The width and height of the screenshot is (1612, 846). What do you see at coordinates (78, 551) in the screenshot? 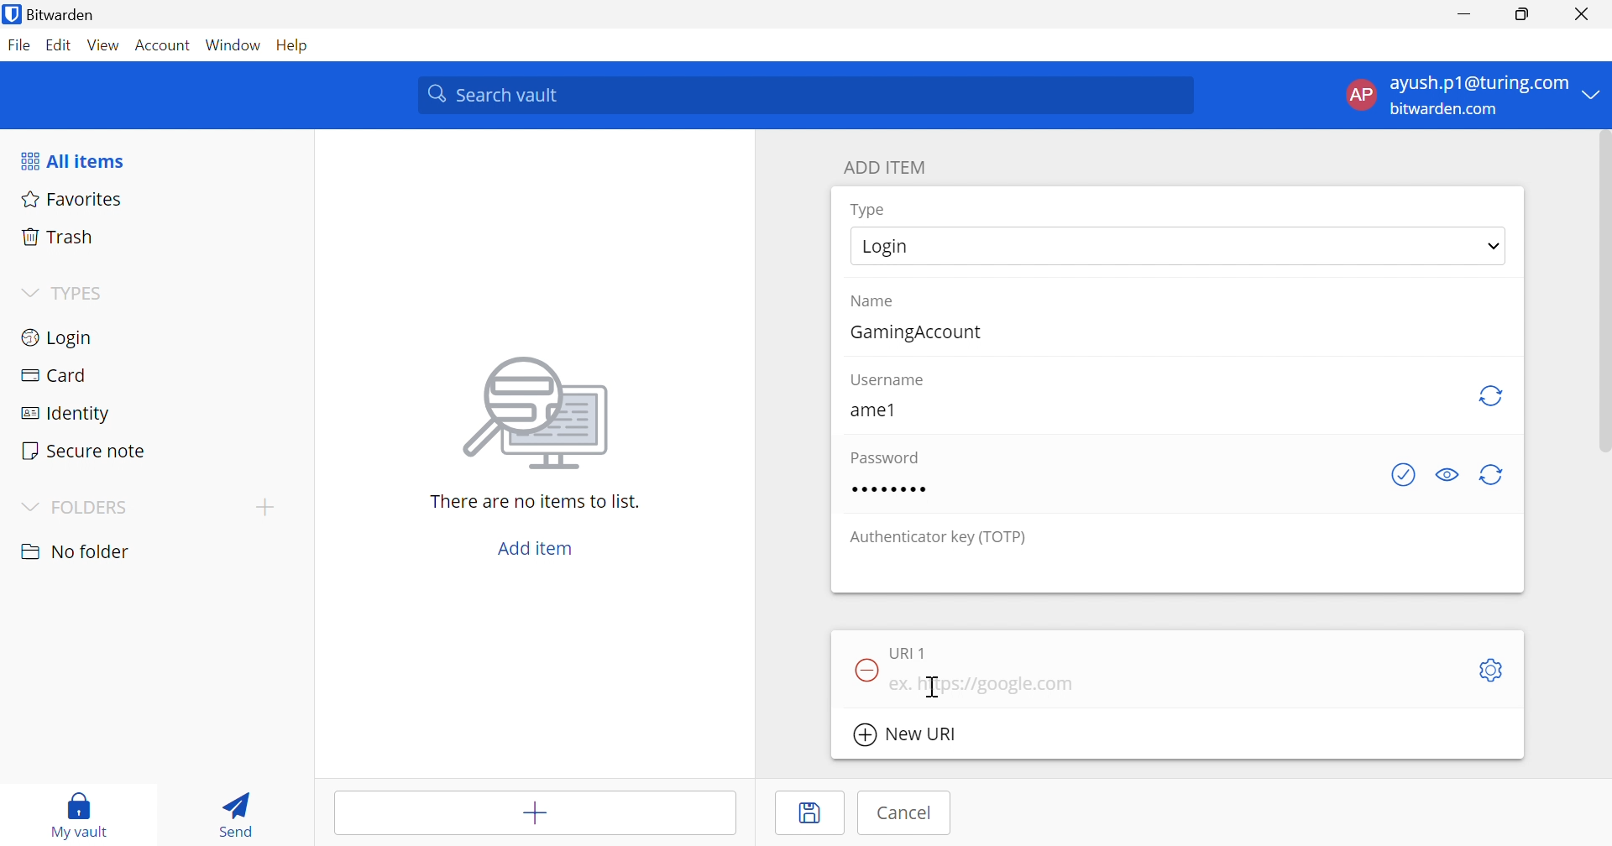
I see `No folder` at bounding box center [78, 551].